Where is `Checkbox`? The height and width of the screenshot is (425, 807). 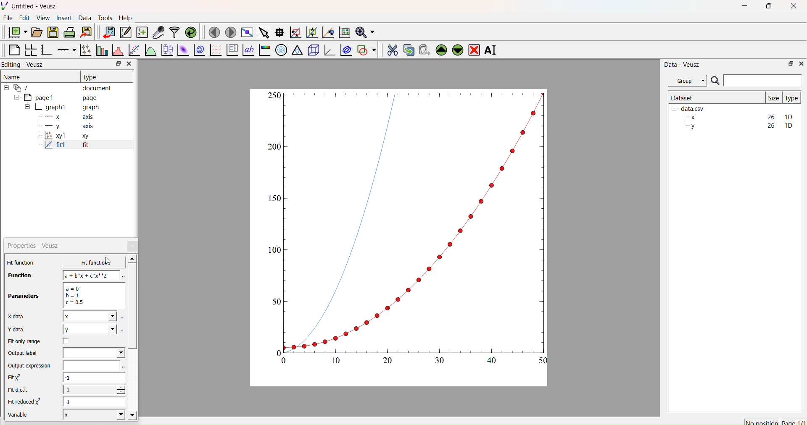 Checkbox is located at coordinates (69, 341).